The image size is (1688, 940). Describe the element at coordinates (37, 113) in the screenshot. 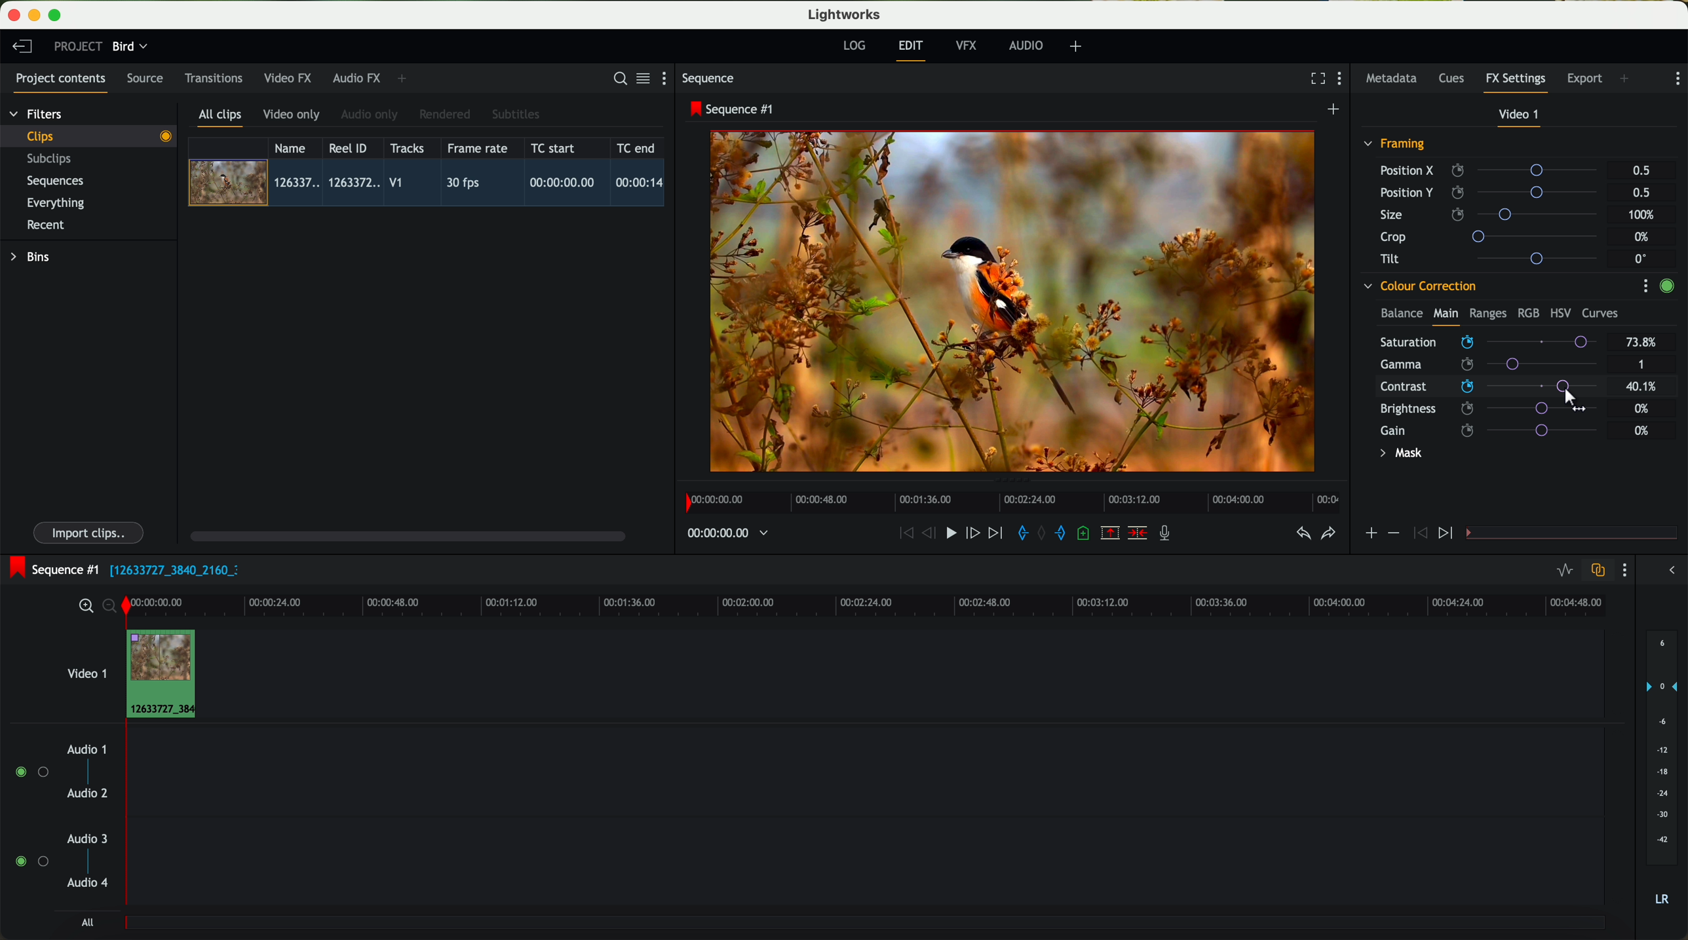

I see `filters` at that location.